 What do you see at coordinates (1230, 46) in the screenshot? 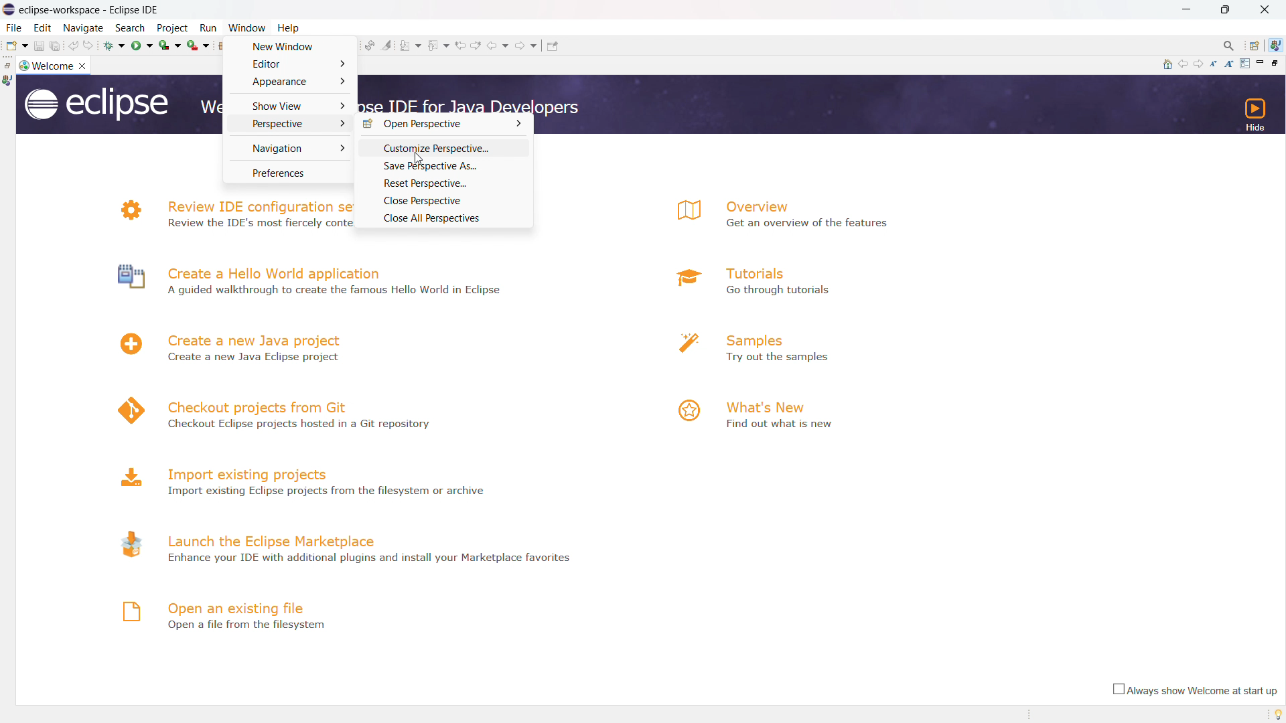
I see `access command and other items` at bounding box center [1230, 46].